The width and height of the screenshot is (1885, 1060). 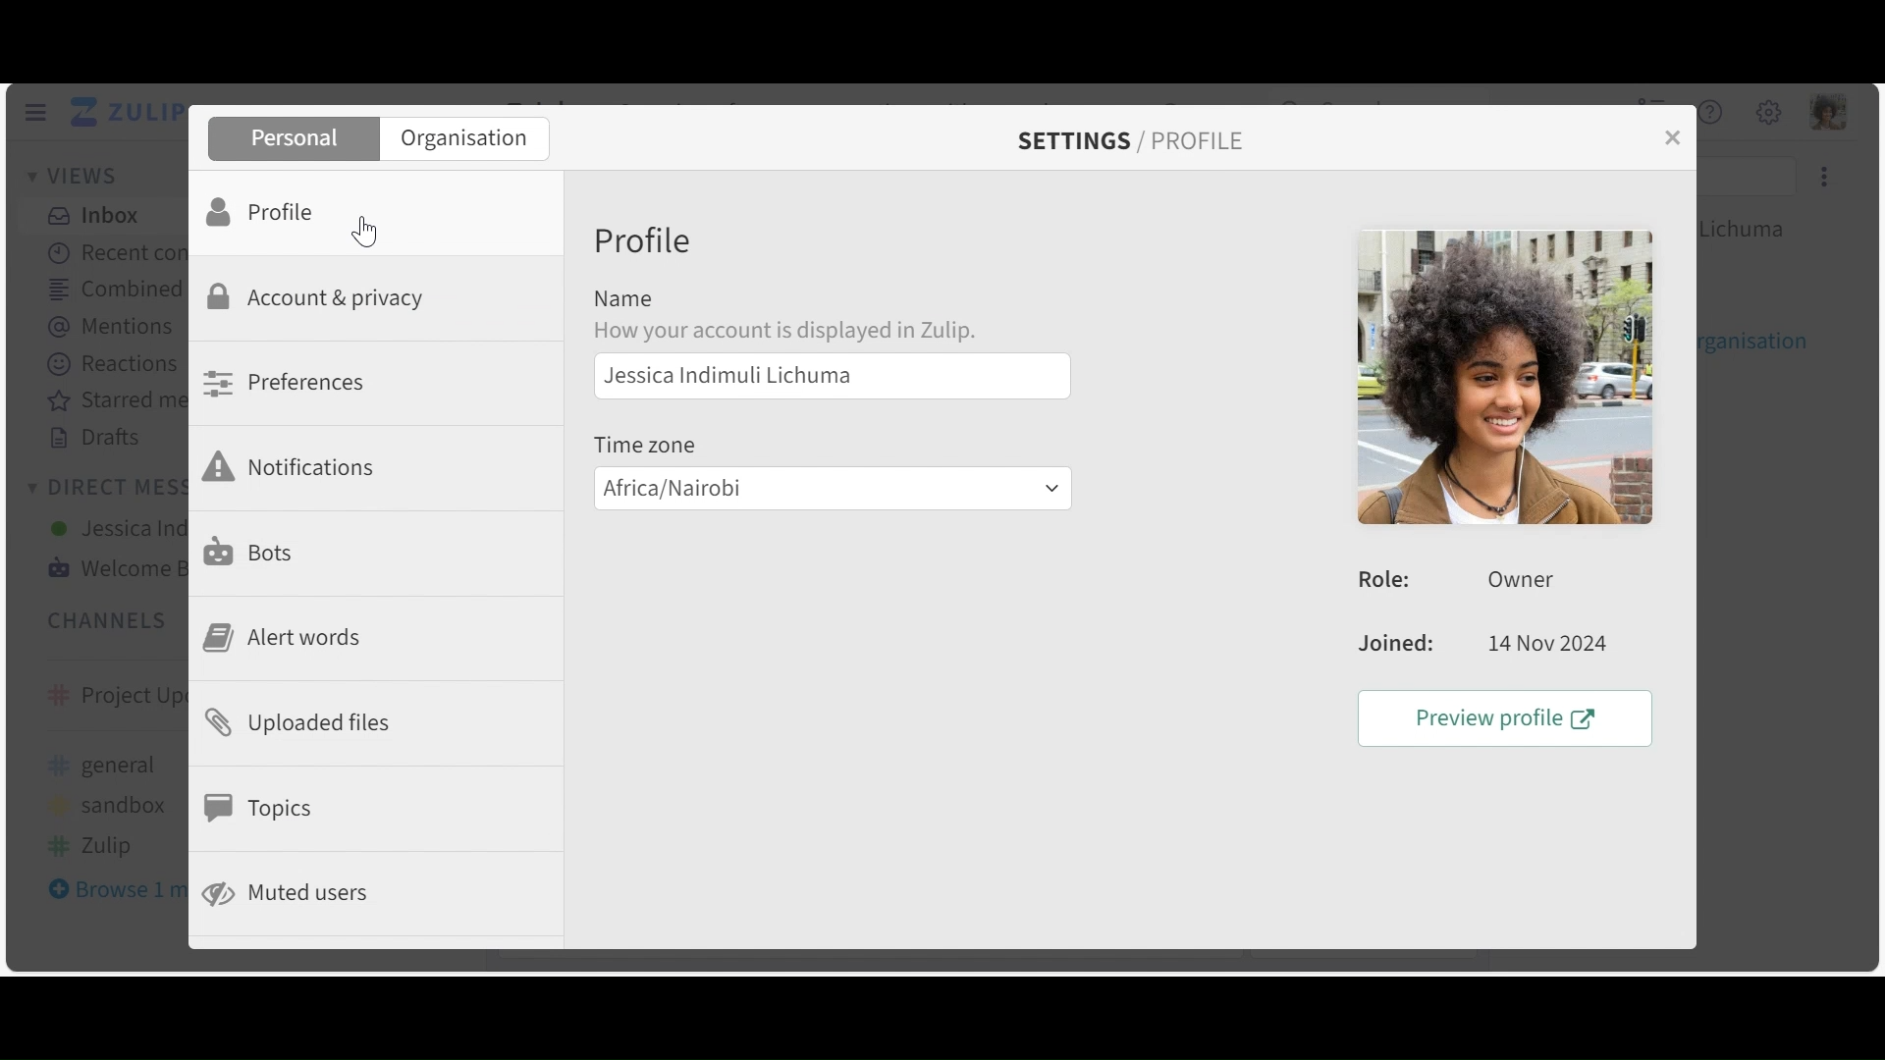 I want to click on Close, so click(x=1668, y=136).